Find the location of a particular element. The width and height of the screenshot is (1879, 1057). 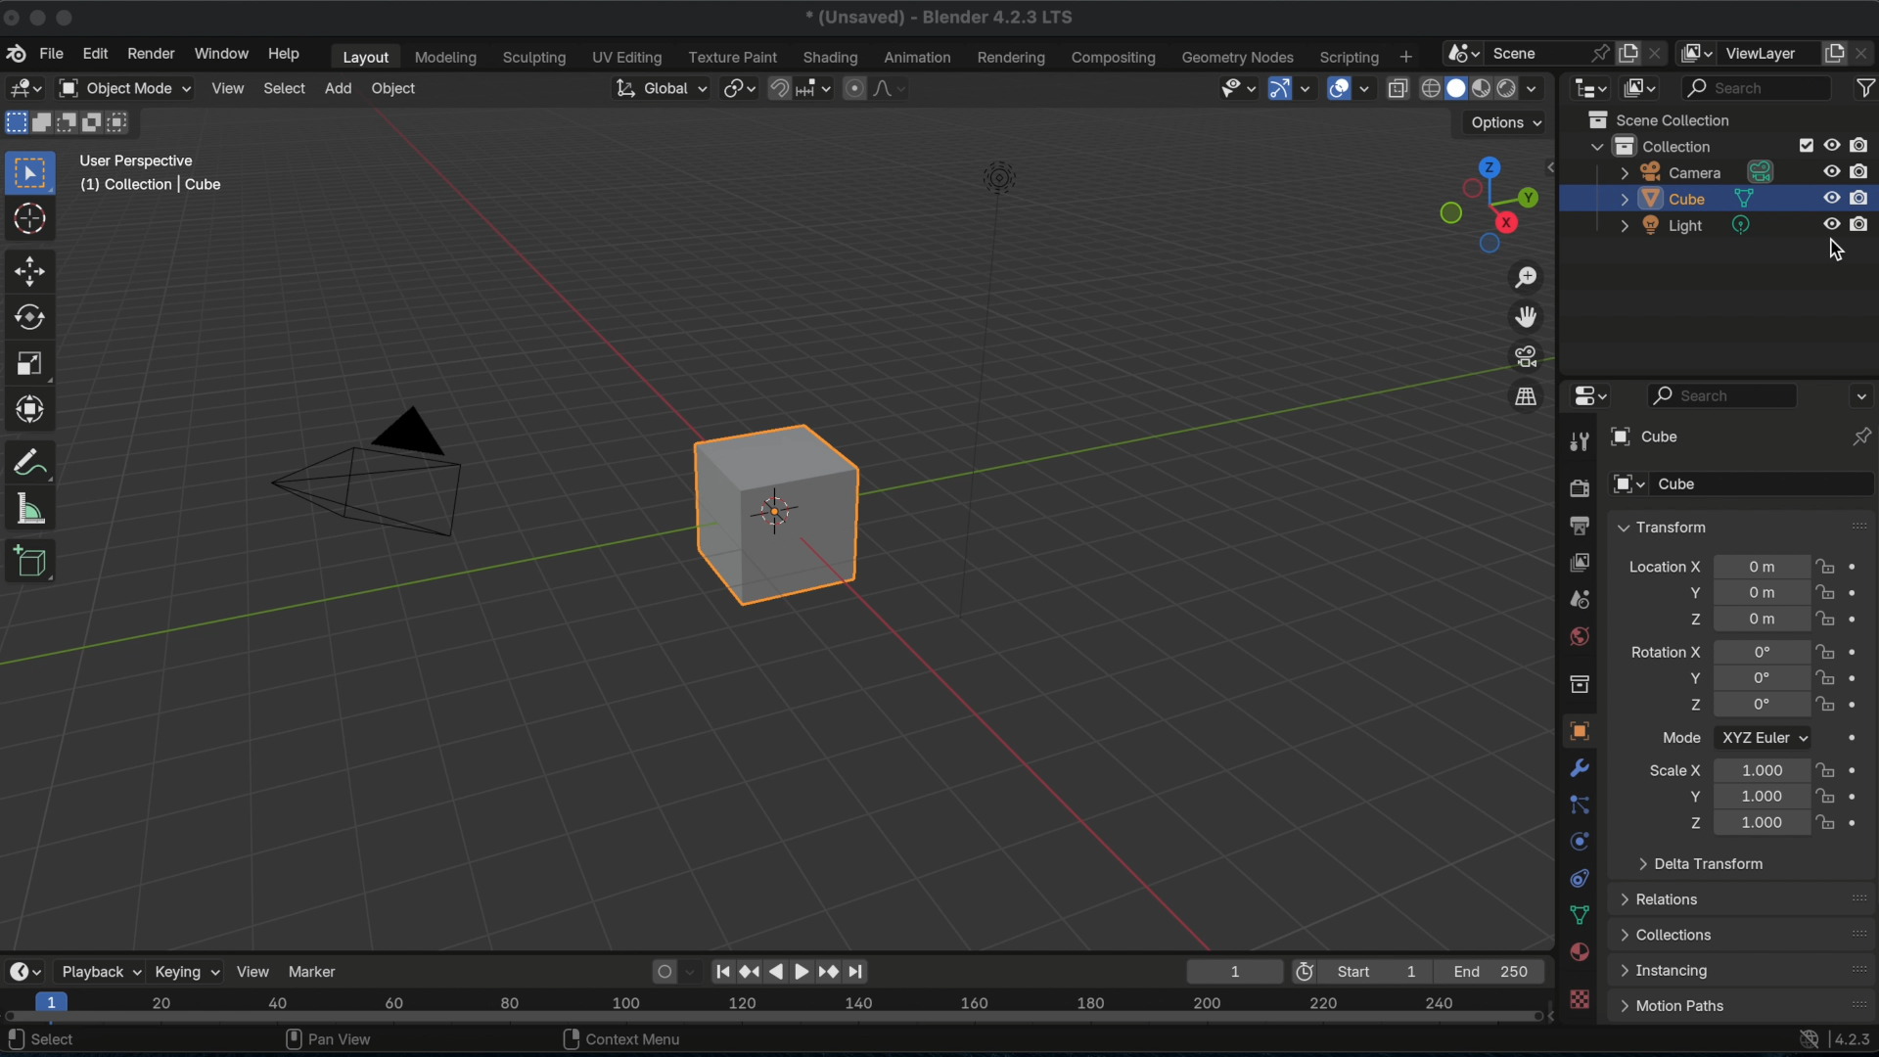

modelling is located at coordinates (444, 58).